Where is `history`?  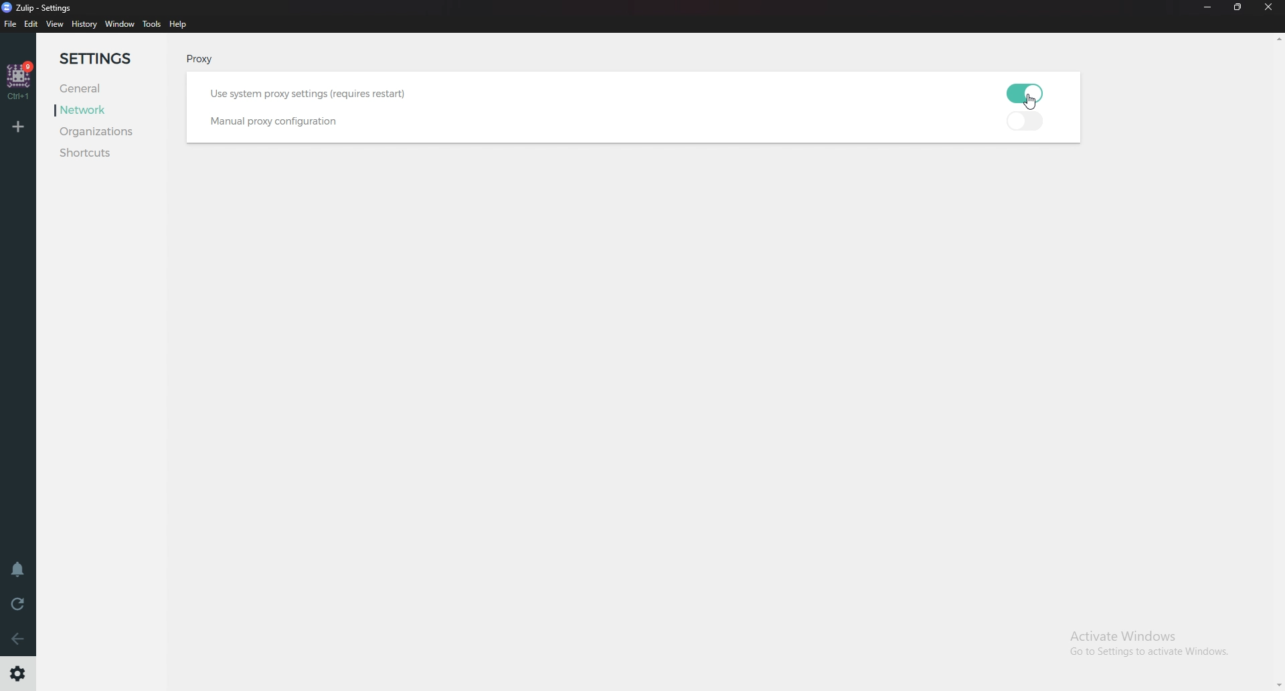
history is located at coordinates (84, 25).